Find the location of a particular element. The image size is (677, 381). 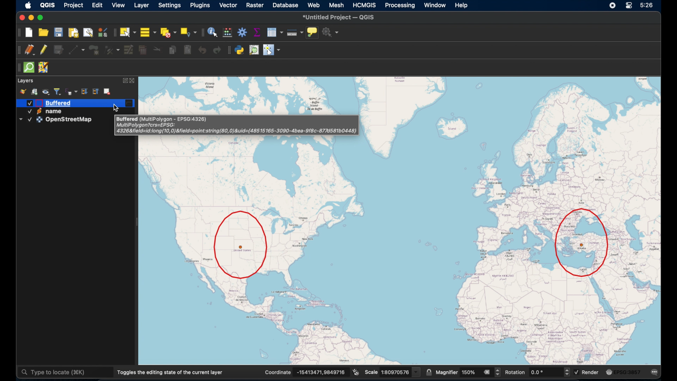

processing is located at coordinates (400, 6).